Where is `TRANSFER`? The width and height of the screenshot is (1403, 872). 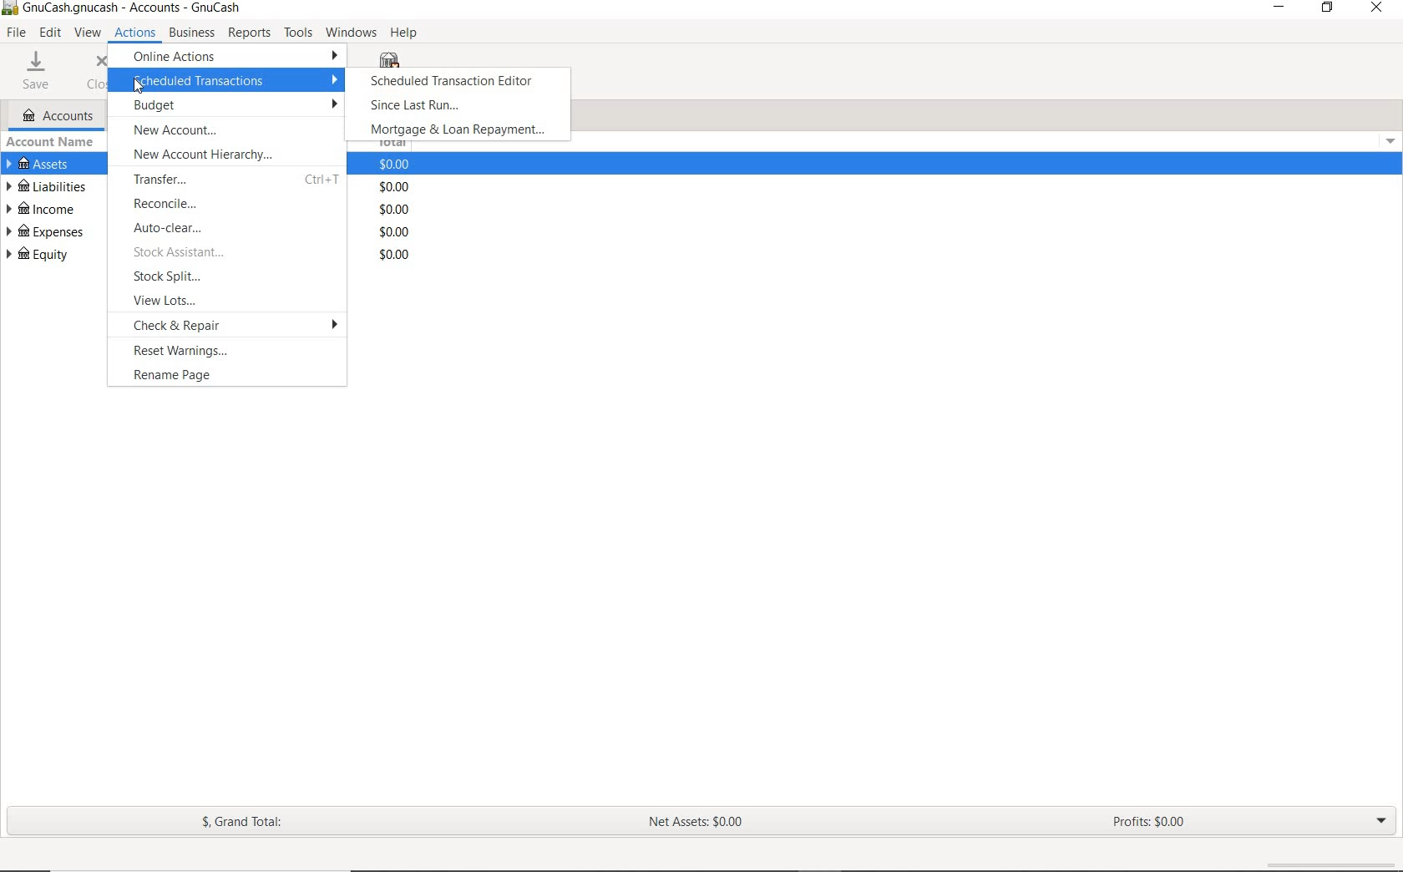 TRANSFER is located at coordinates (230, 178).